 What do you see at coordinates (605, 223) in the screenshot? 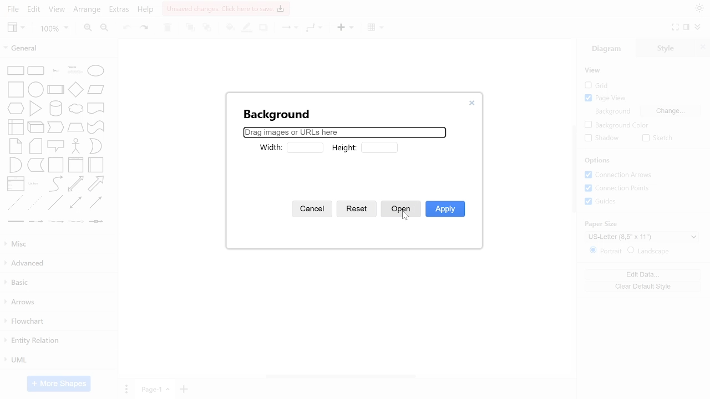
I see `Paper Size` at bounding box center [605, 223].